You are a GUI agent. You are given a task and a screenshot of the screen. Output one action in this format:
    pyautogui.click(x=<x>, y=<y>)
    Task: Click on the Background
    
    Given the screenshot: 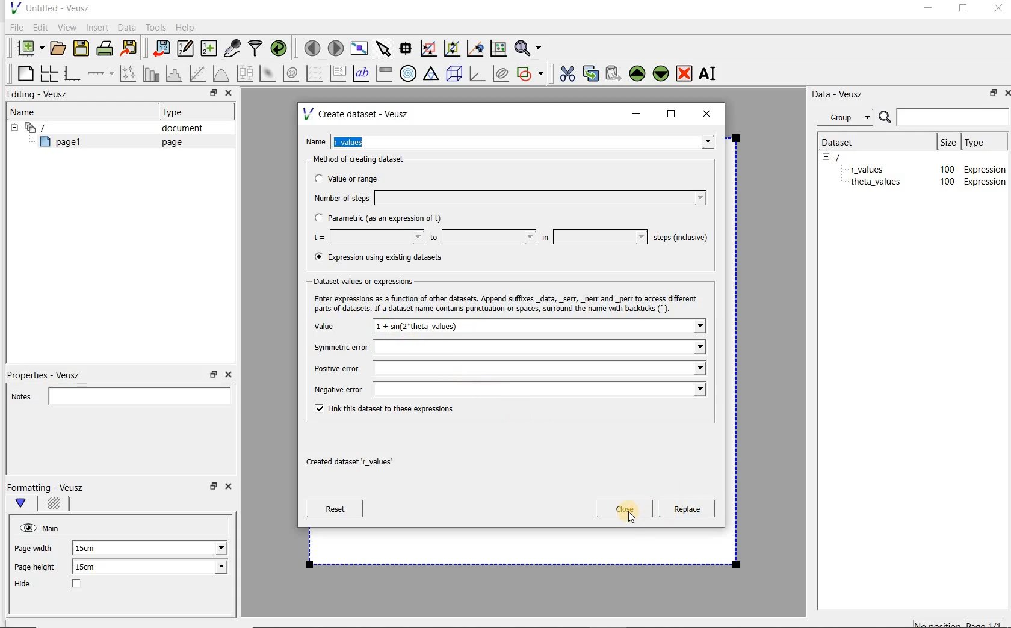 What is the action you would take?
    pyautogui.click(x=55, y=505)
    